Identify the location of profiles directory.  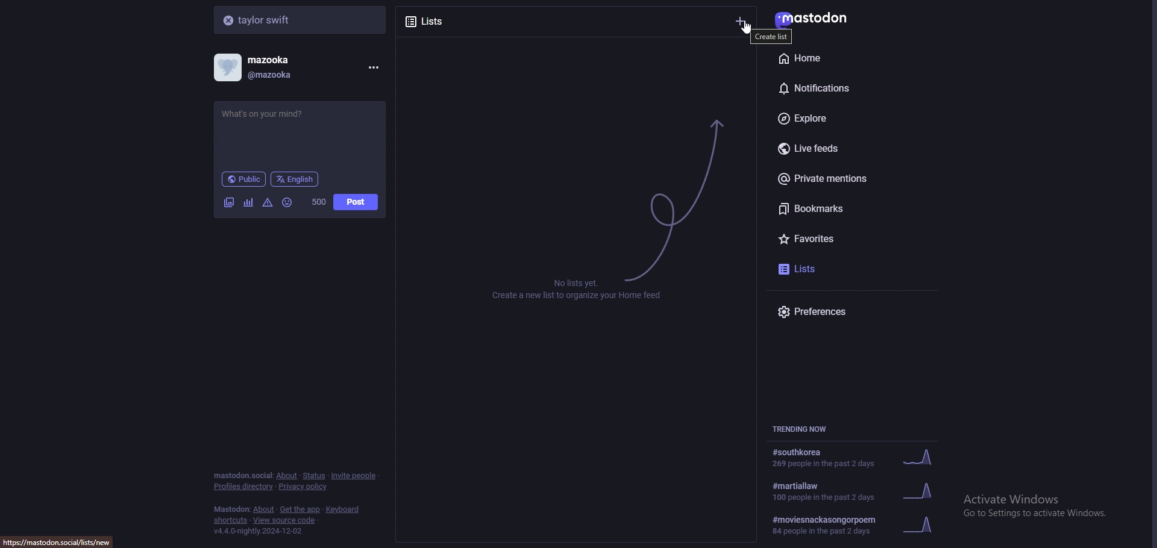
(244, 487).